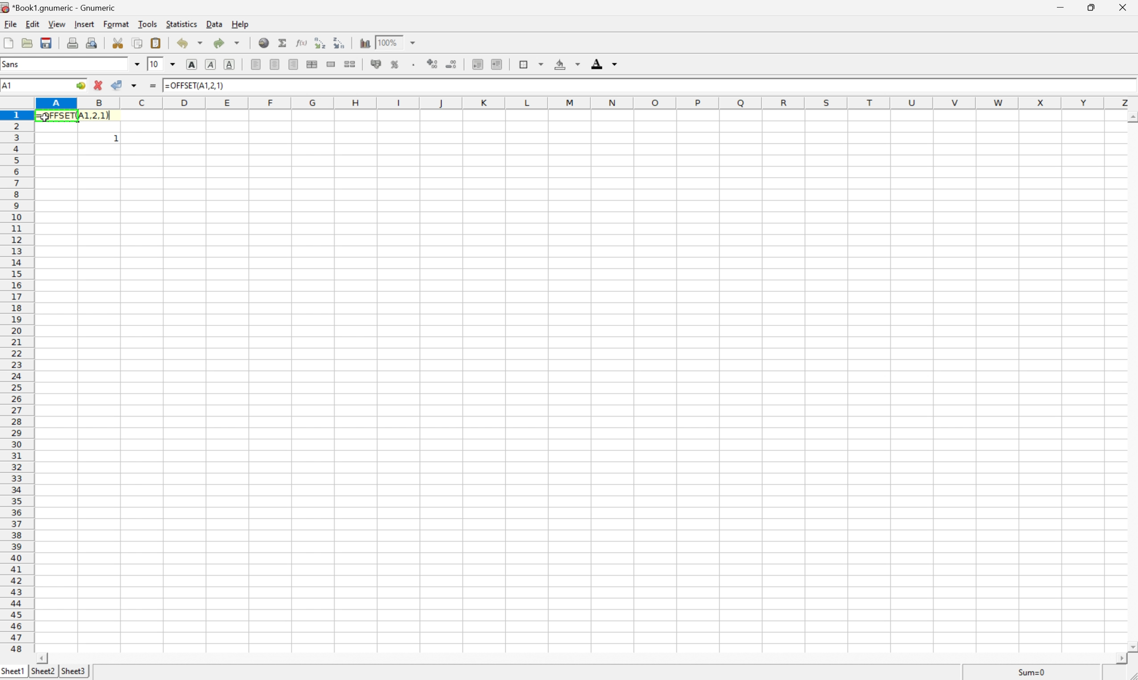 Image resolution: width=1138 pixels, height=680 pixels. Describe the element at coordinates (26, 44) in the screenshot. I see `open a file` at that location.